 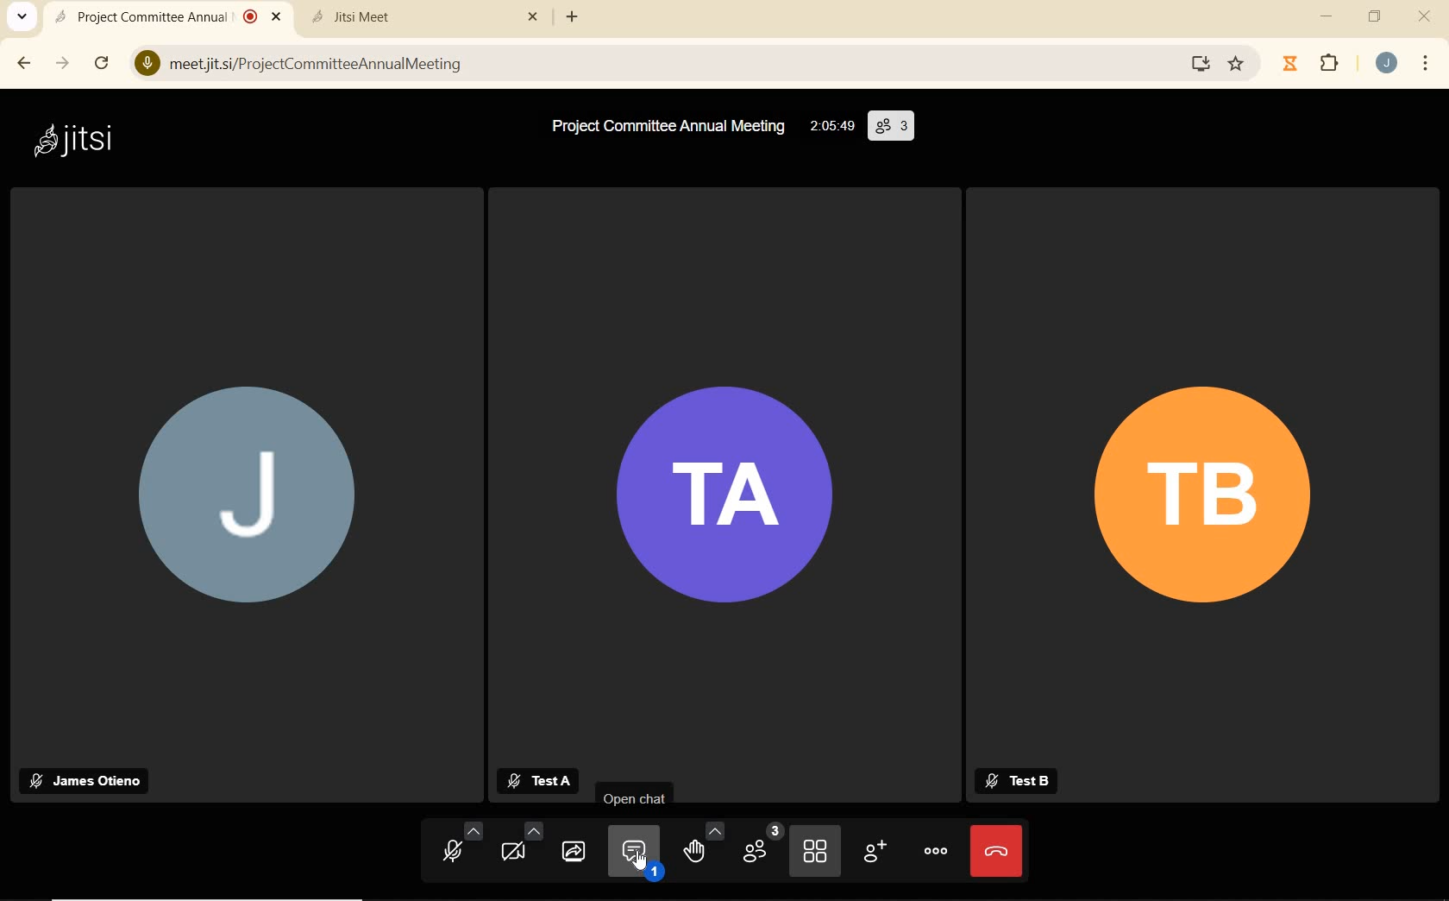 I want to click on TA, so click(x=722, y=496).